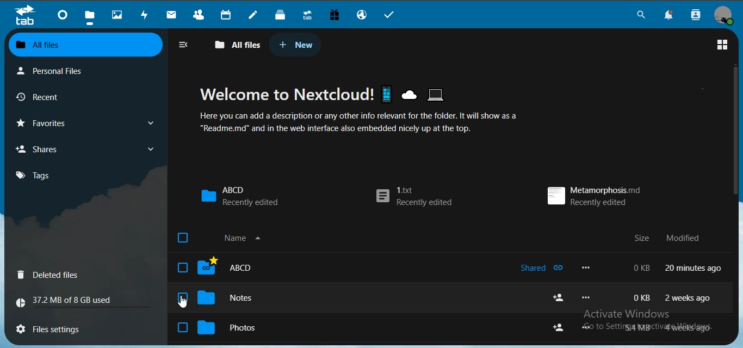 This screenshot has height=348, width=743. What do you see at coordinates (264, 269) in the screenshot?
I see `ABCD` at bounding box center [264, 269].